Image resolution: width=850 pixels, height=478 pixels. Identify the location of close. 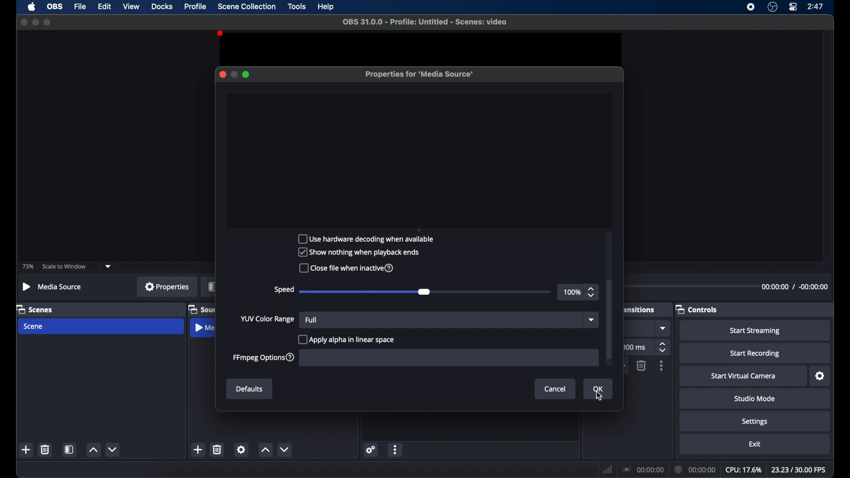
(23, 22).